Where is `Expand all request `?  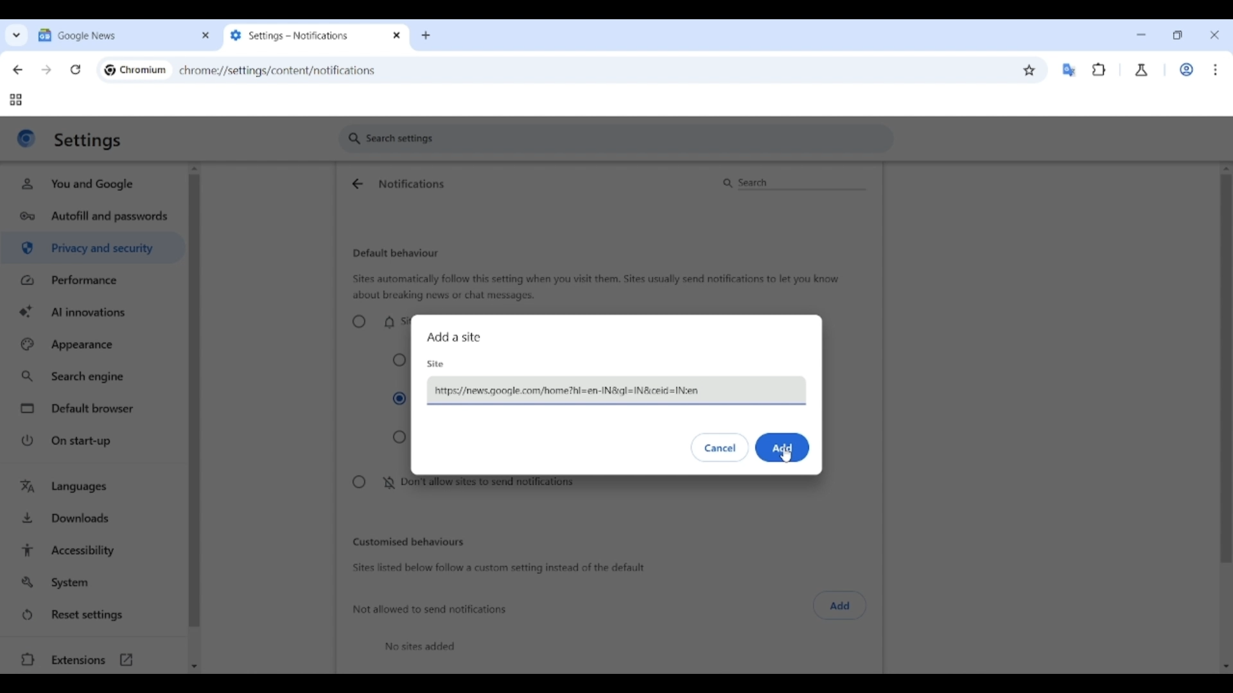
Expand all request  is located at coordinates (399, 438).